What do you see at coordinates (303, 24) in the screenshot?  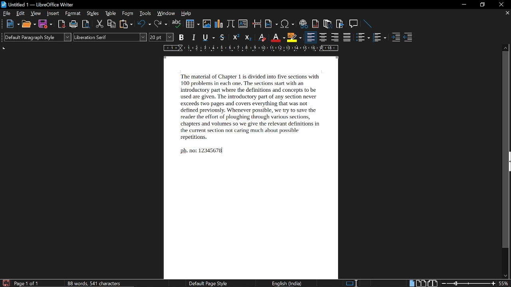 I see `insert hyperlink` at bounding box center [303, 24].